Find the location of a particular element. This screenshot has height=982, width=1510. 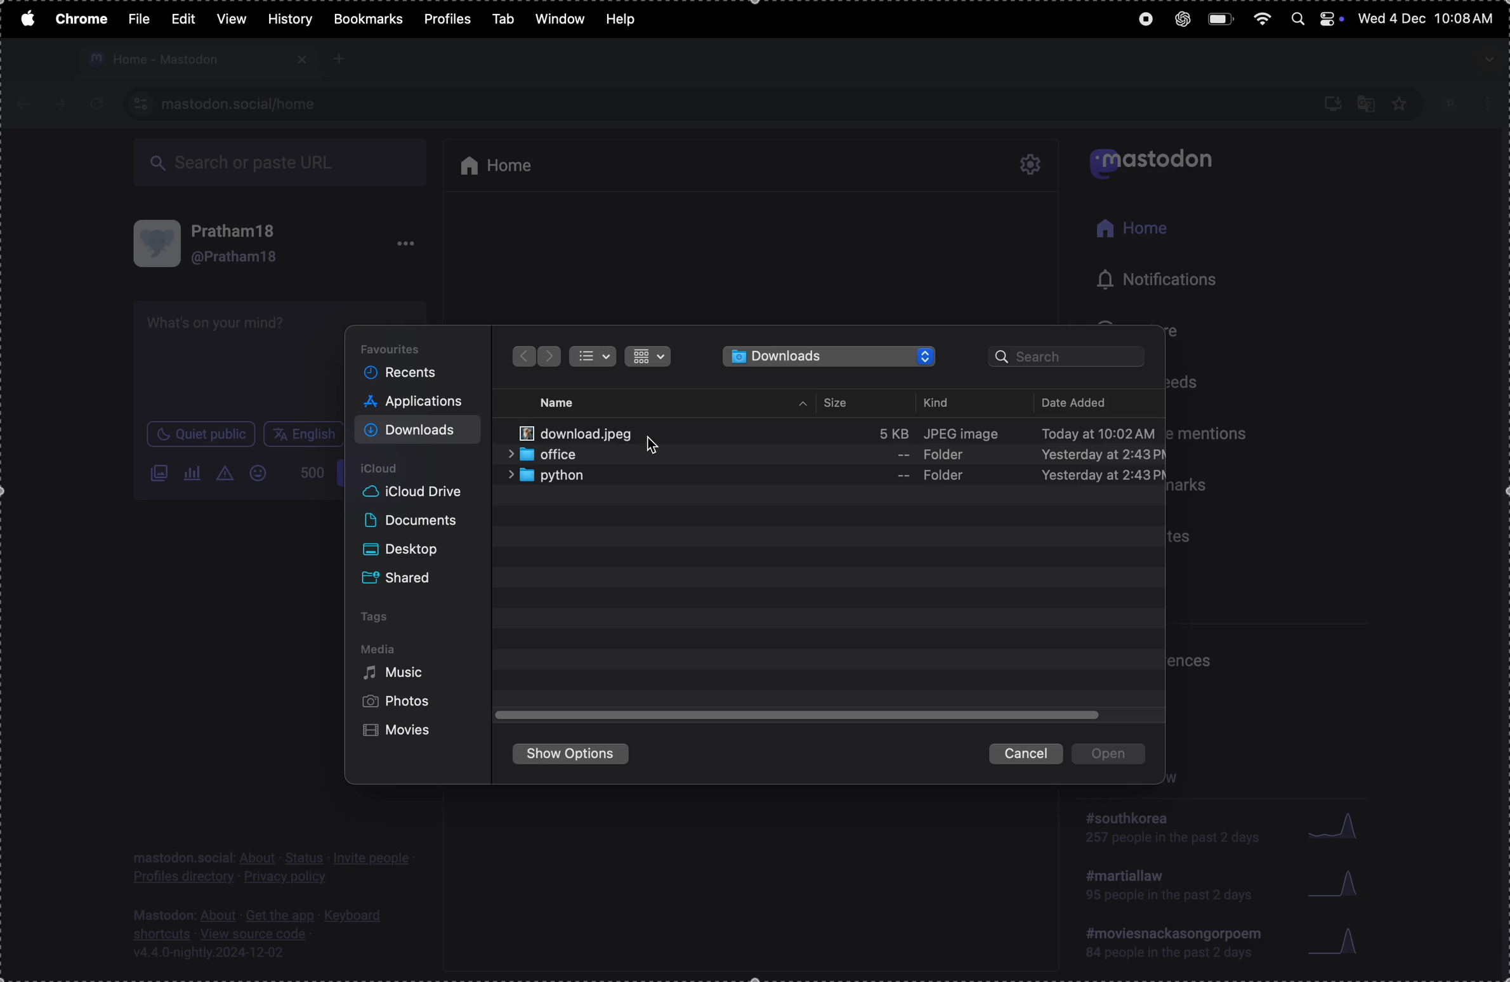

Chrome is located at coordinates (79, 19).